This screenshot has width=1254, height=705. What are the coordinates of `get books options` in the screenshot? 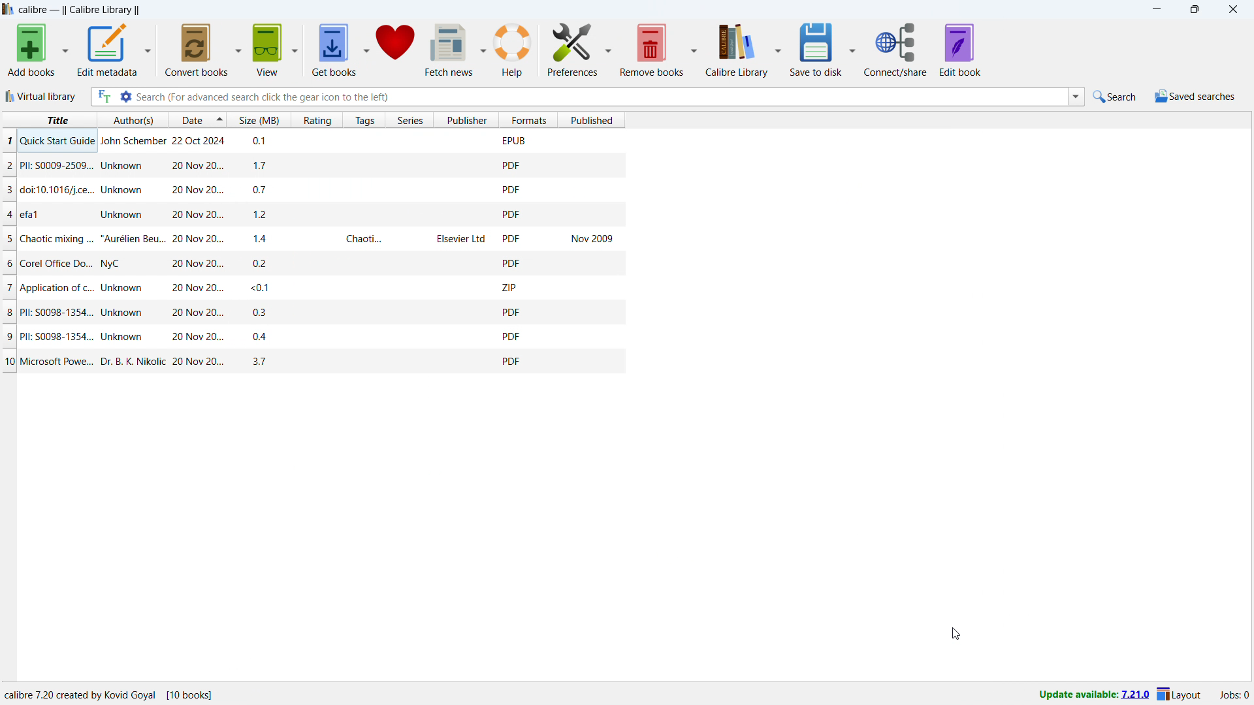 It's located at (366, 50).